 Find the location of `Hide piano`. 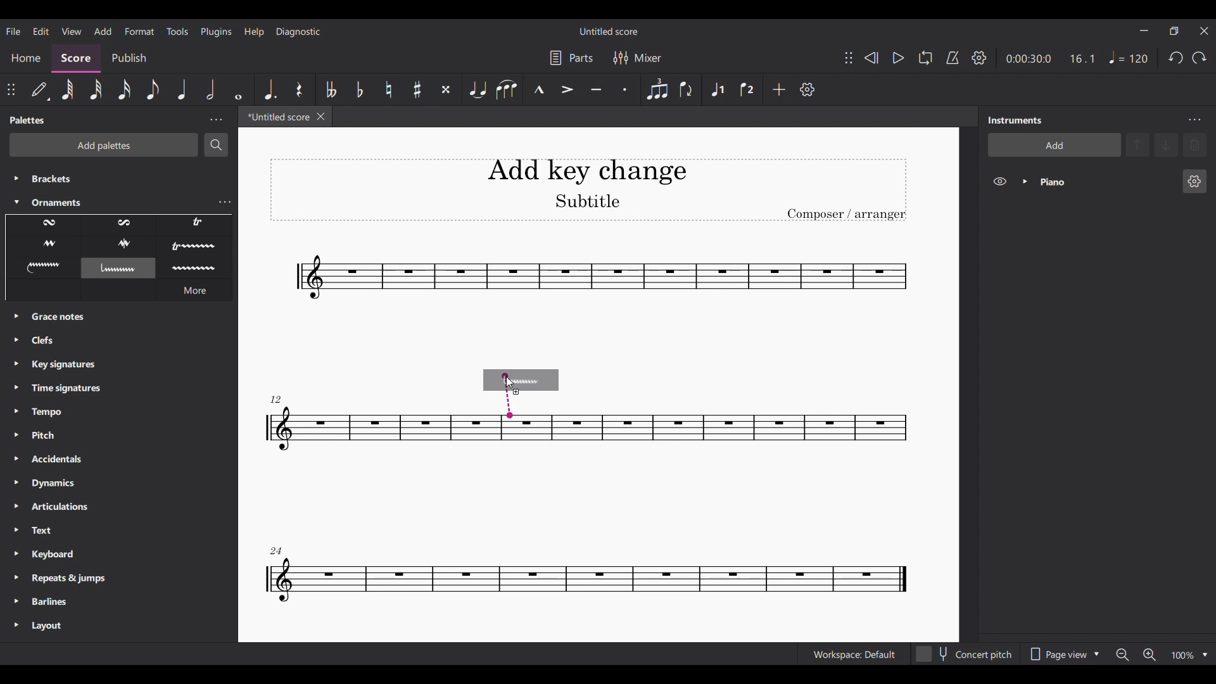

Hide piano is located at coordinates (1000, 181).